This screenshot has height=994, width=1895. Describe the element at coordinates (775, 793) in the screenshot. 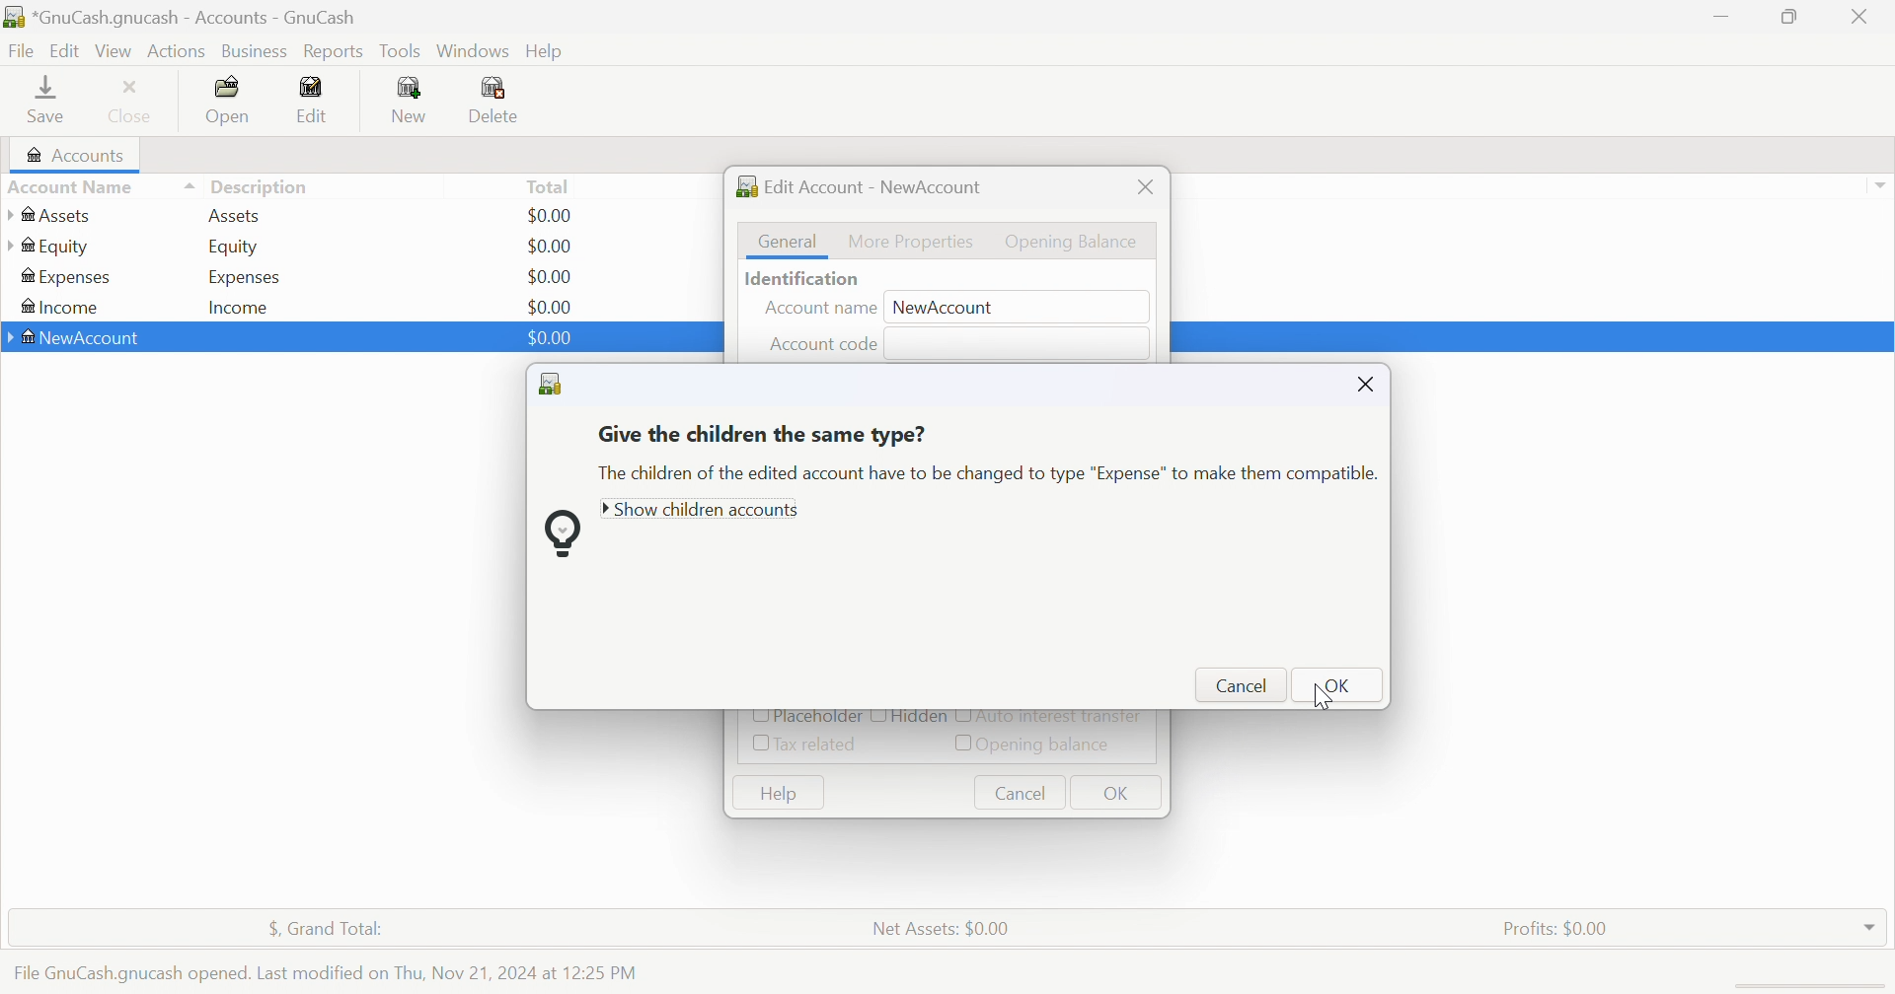

I see `Help` at that location.